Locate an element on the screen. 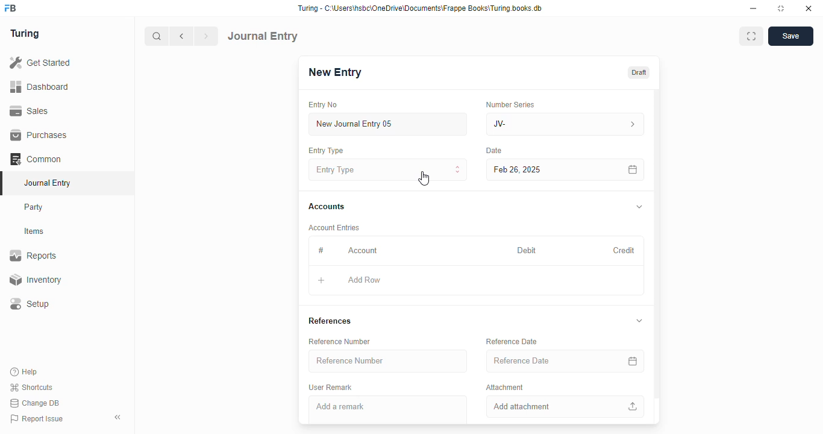  add row is located at coordinates (365, 280).